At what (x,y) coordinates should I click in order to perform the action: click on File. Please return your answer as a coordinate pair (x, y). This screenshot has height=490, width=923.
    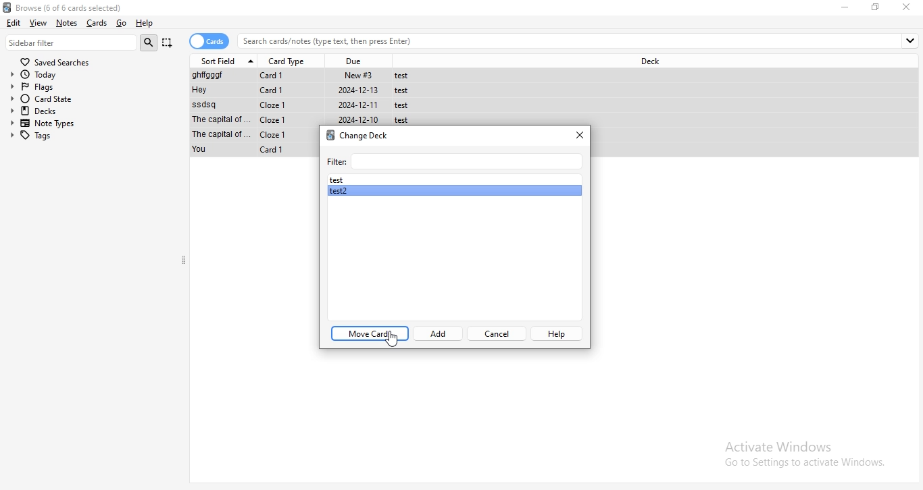
    Looking at the image, I should click on (307, 91).